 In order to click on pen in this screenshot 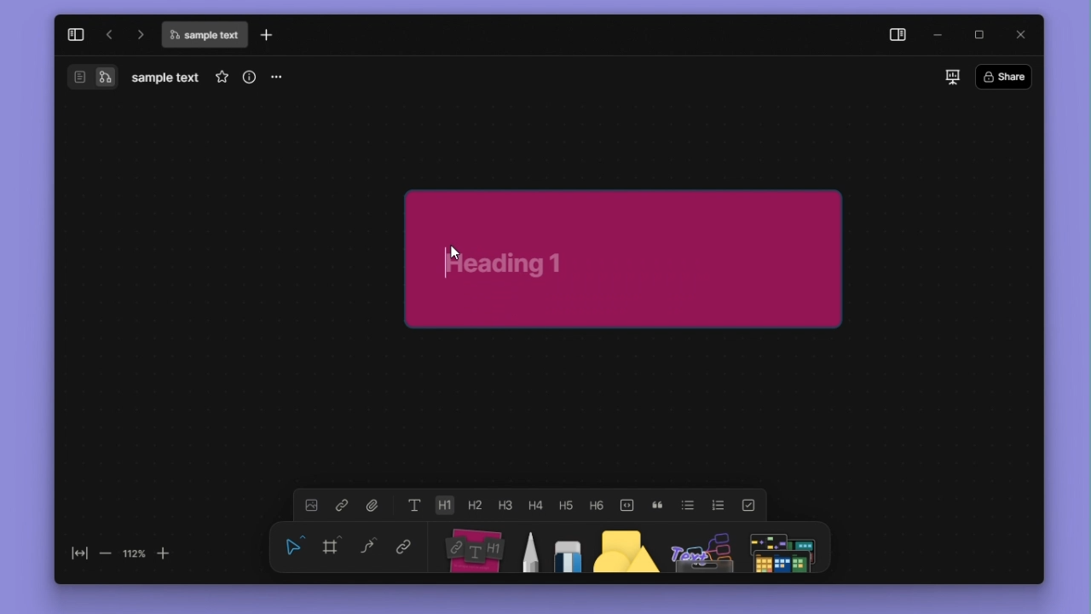, I will do `click(533, 547)`.